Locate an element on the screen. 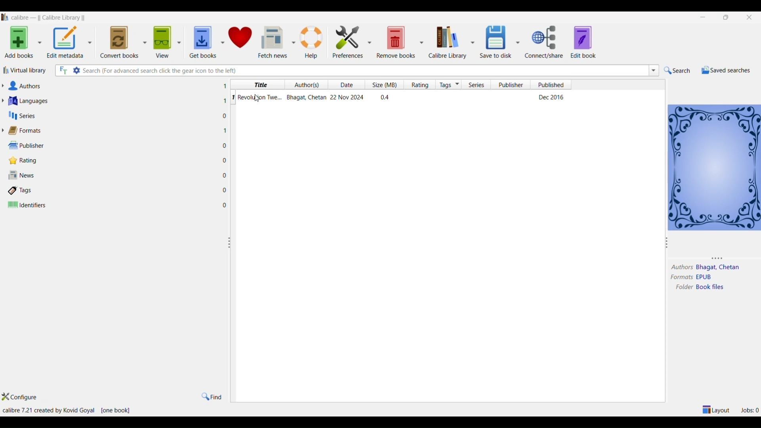 This screenshot has height=428, width=761. save options dropdown button is located at coordinates (518, 42).